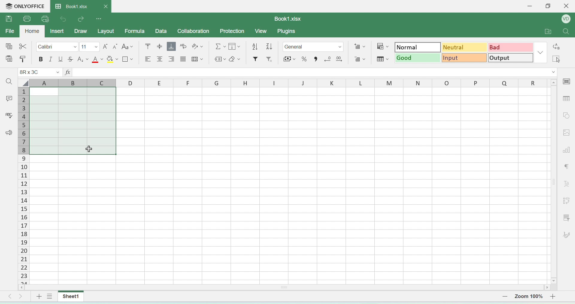 The image size is (575, 304). Describe the element at coordinates (567, 115) in the screenshot. I see `shapes` at that location.